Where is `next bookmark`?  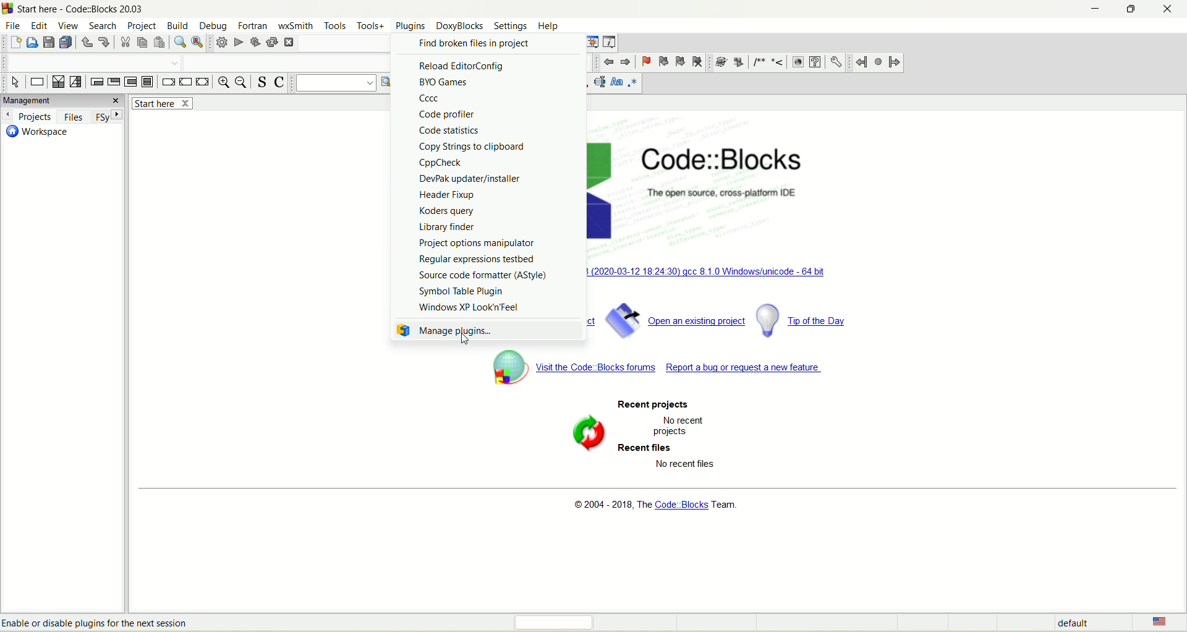
next bookmark is located at coordinates (679, 60).